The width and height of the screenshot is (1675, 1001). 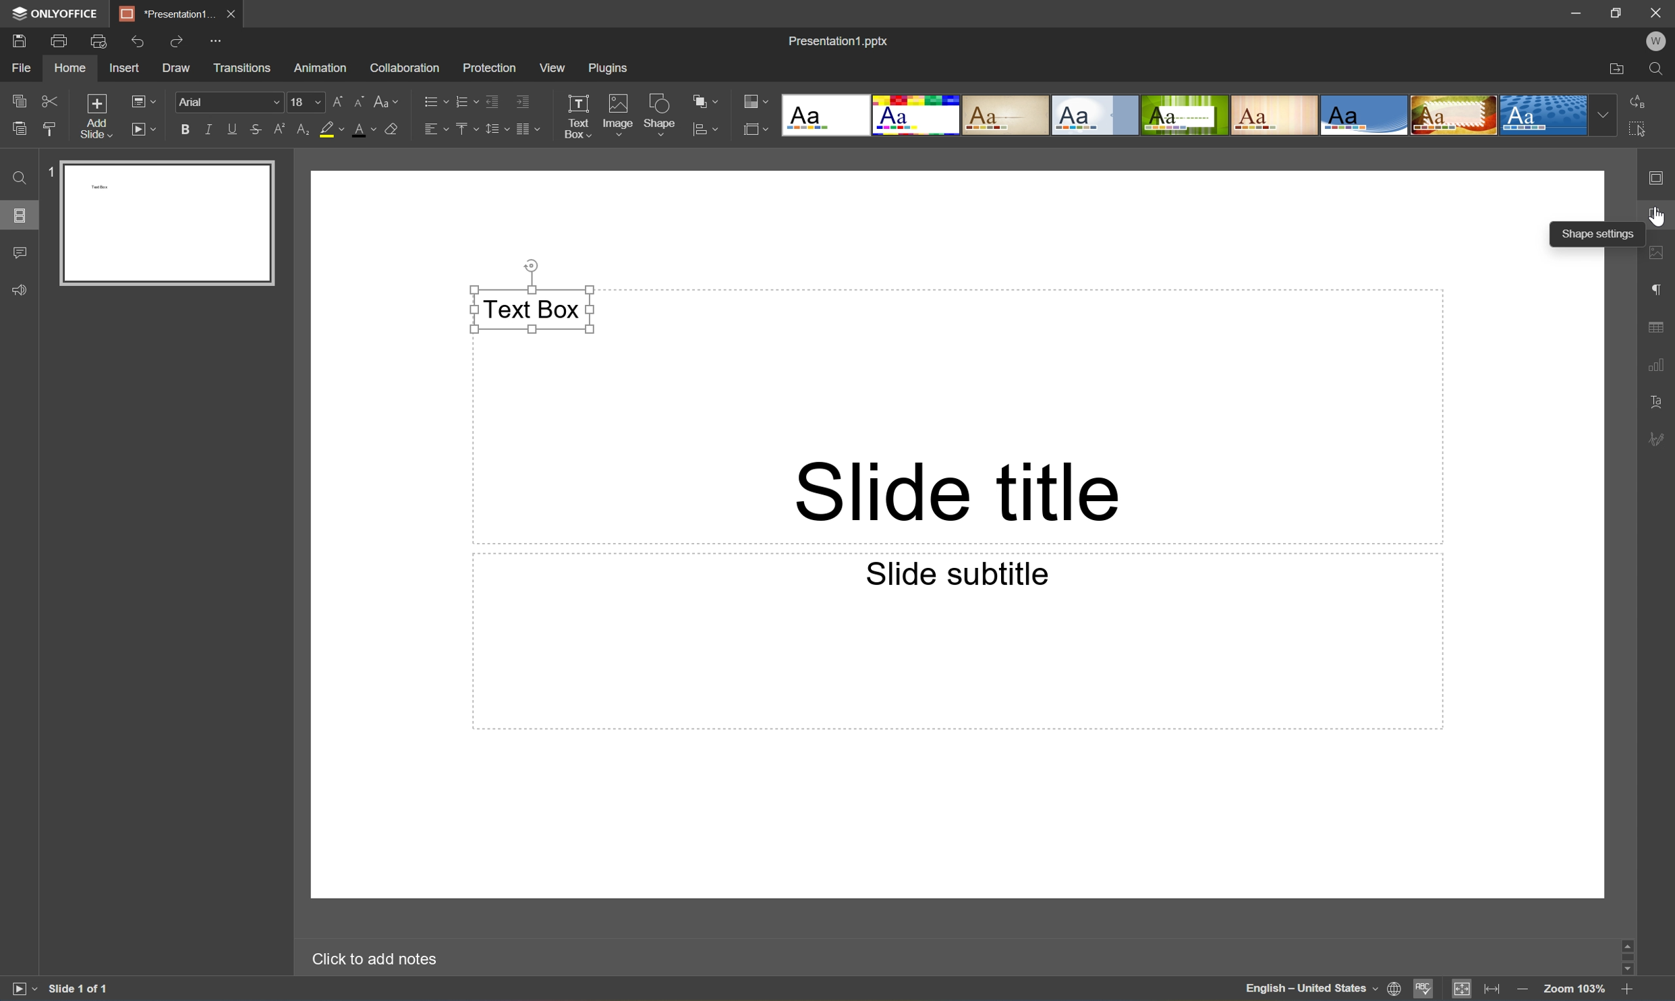 I want to click on Quick print, so click(x=96, y=42).